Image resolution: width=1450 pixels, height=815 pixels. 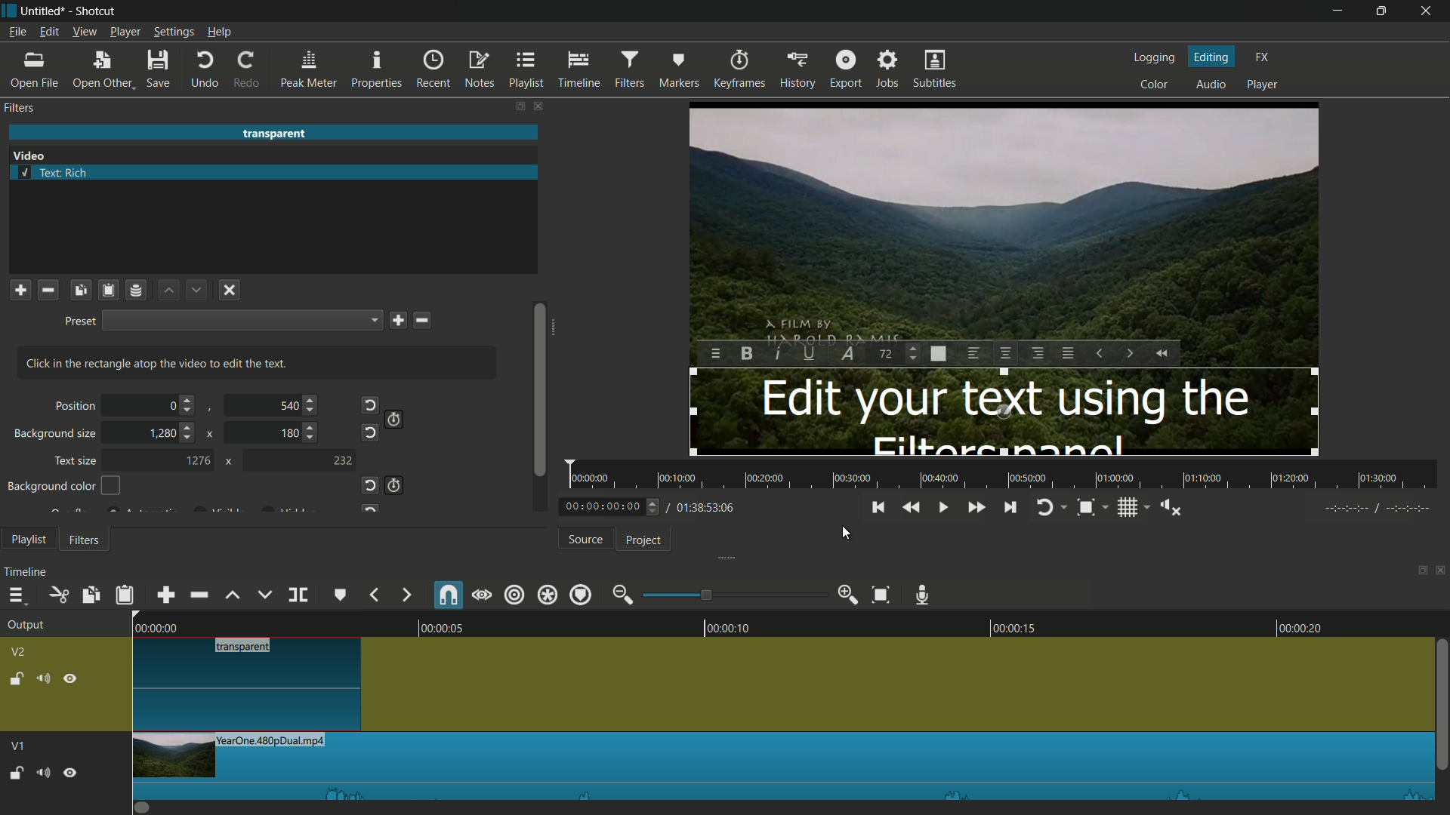 What do you see at coordinates (287, 406) in the screenshot?
I see `540` at bounding box center [287, 406].